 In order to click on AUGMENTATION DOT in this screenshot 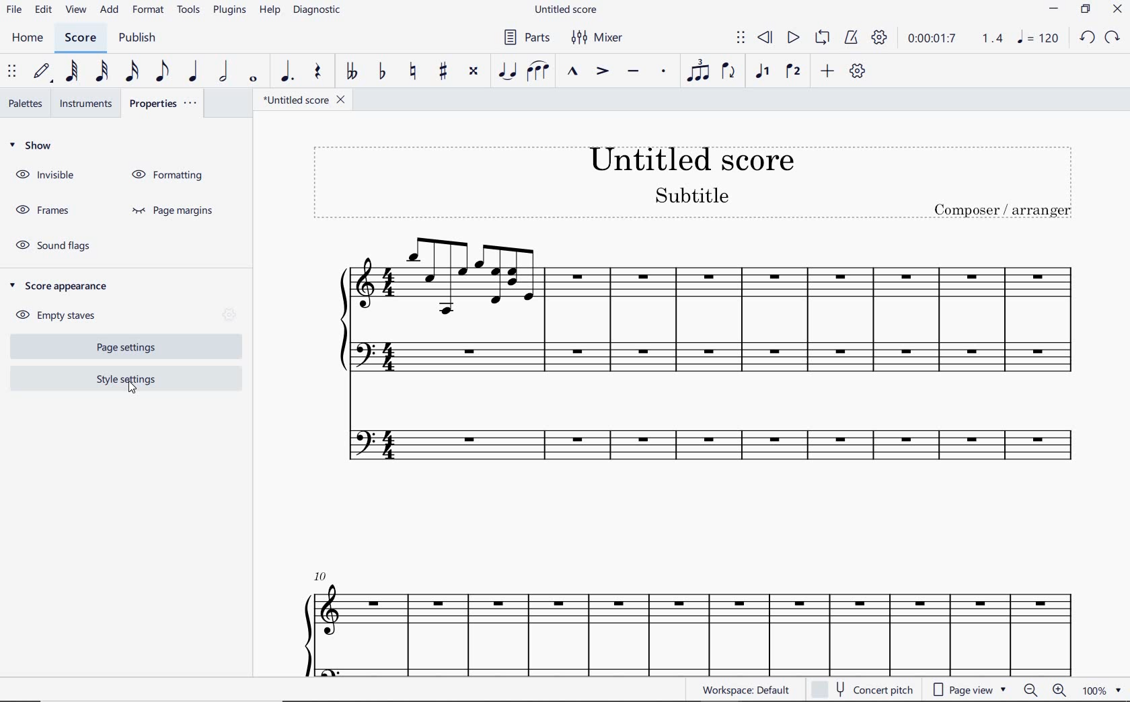, I will do `click(288, 71)`.